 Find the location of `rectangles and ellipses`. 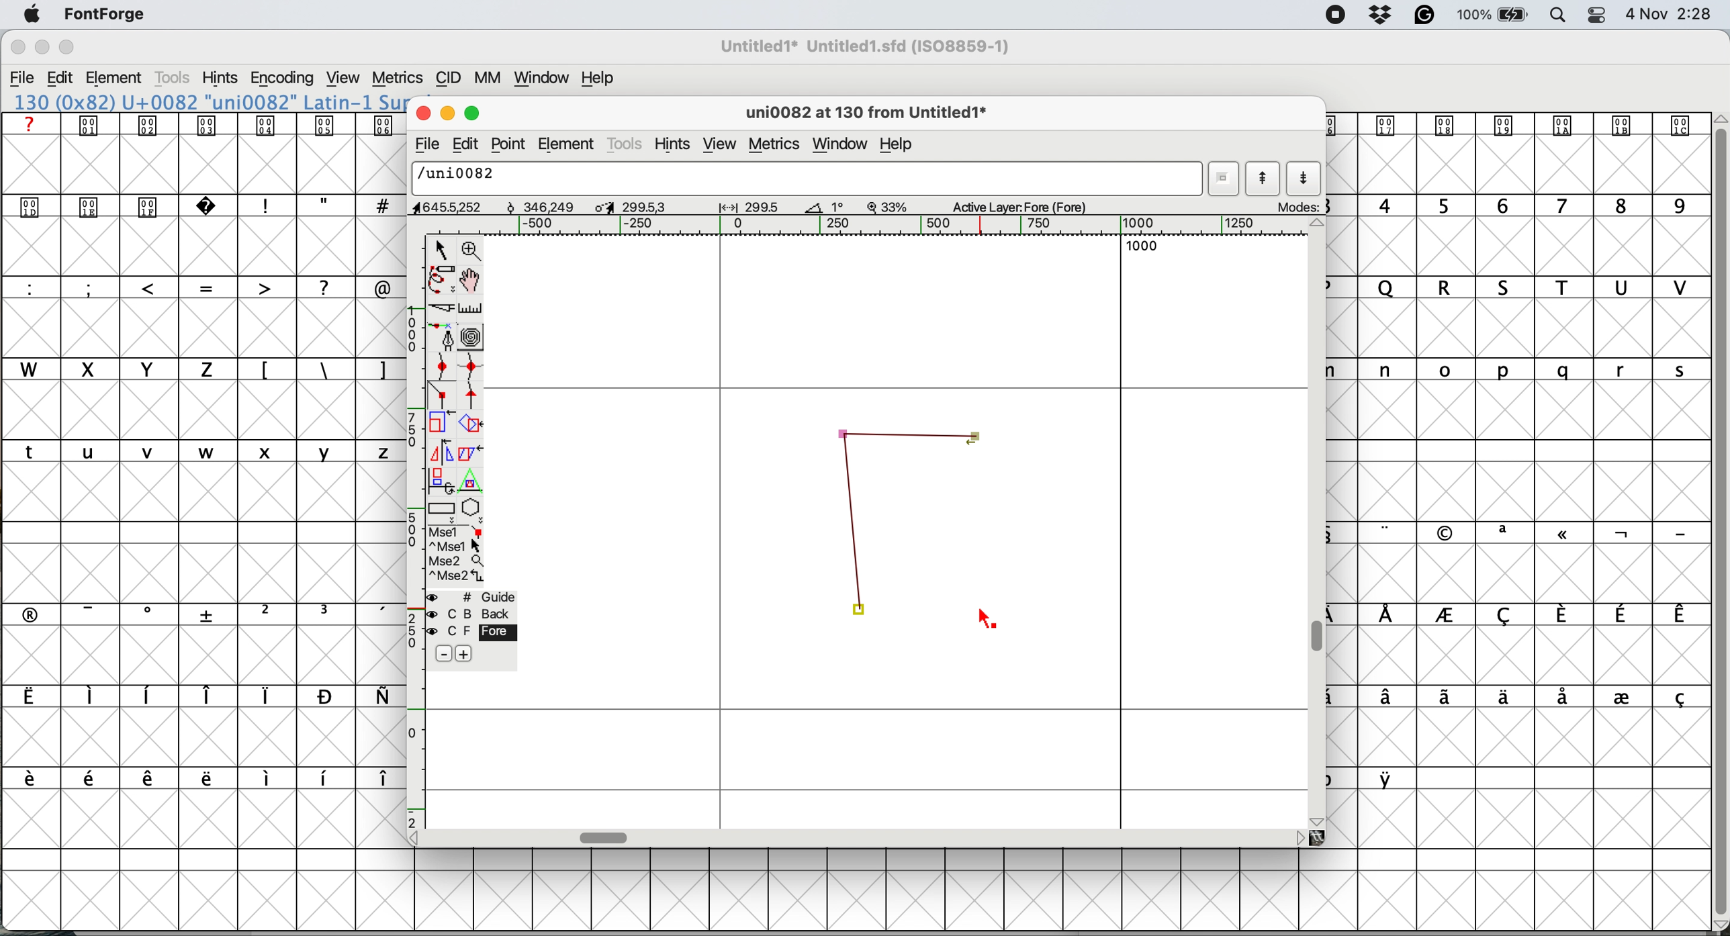

rectangles and ellipses is located at coordinates (443, 510).